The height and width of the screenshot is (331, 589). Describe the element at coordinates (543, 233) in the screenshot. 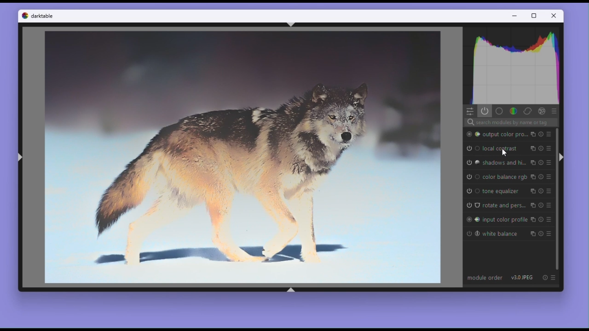

I see `Reset parameters` at that location.